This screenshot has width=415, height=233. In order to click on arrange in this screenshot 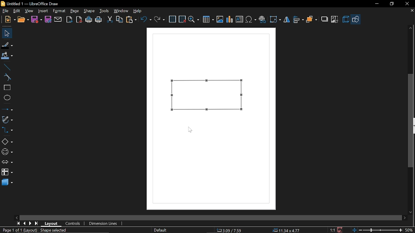, I will do `click(312, 19)`.